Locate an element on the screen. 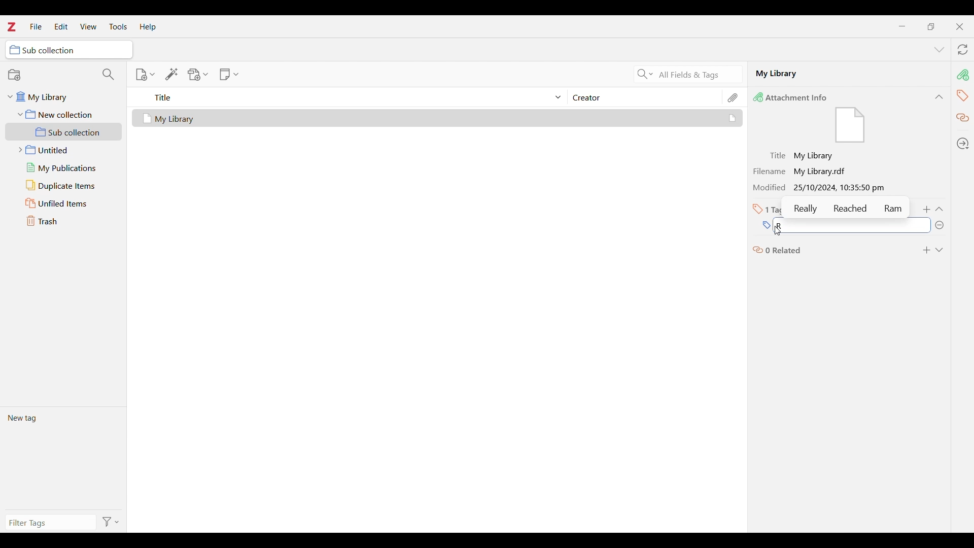  Attachment Info is located at coordinates (793, 97).